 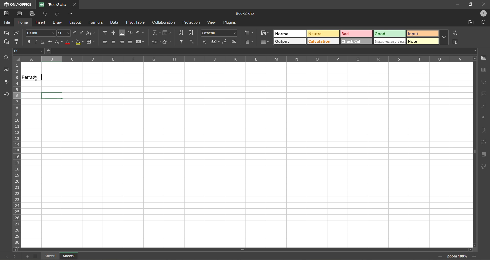 I want to click on conditional formatting, so click(x=265, y=32).